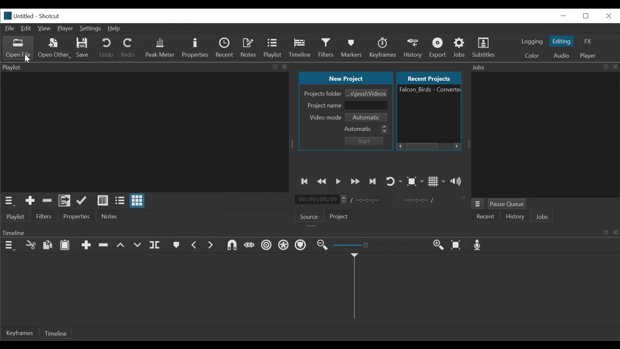 The height and width of the screenshot is (349, 620). What do you see at coordinates (212, 245) in the screenshot?
I see `Next Marker` at bounding box center [212, 245].